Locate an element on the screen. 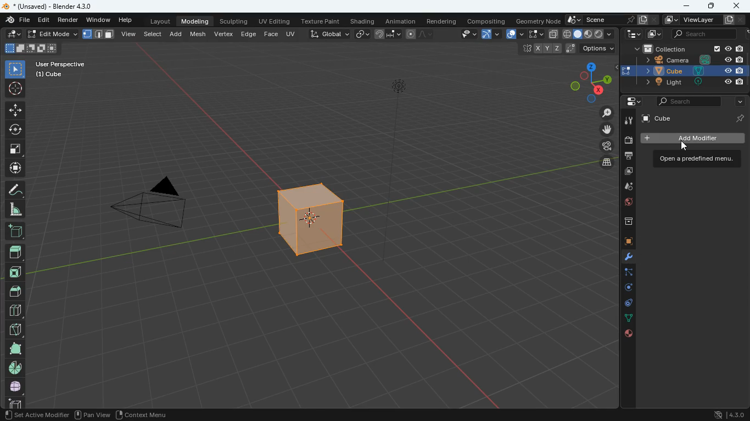 The image size is (750, 421). vertex is located at coordinates (225, 35).